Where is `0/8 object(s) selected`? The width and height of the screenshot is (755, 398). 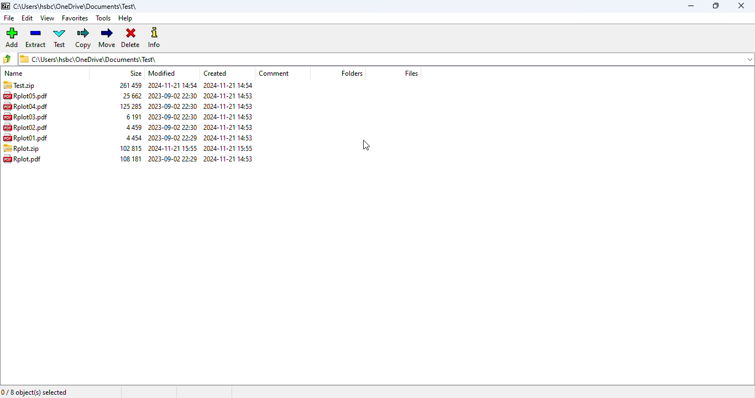 0/8 object(s) selected is located at coordinates (34, 392).